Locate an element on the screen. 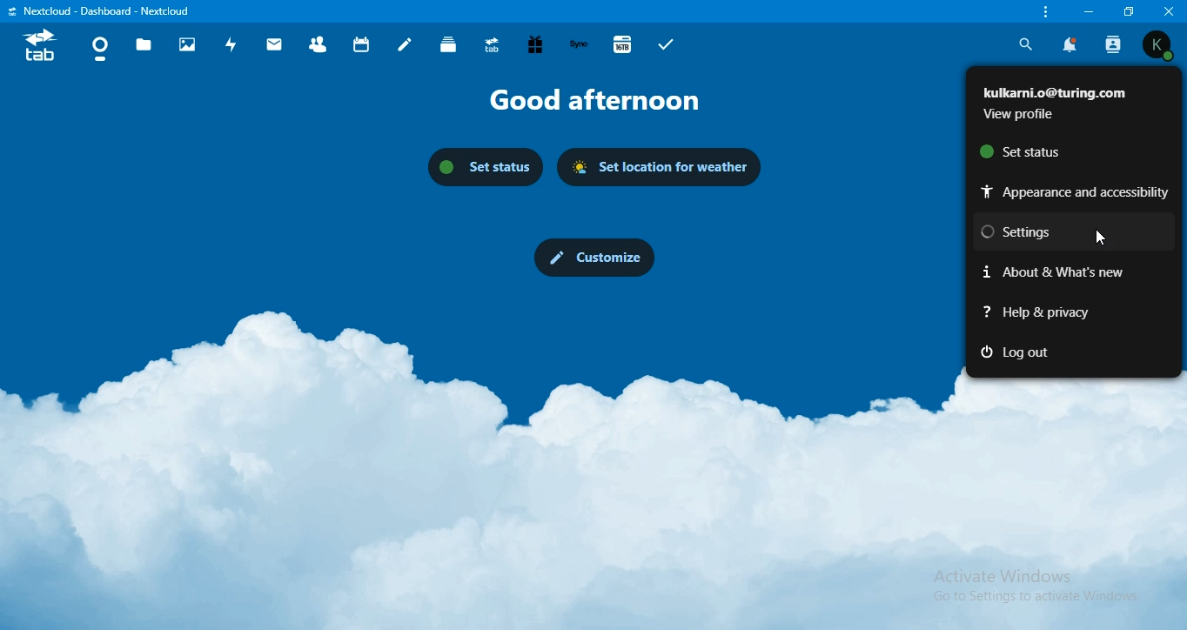 The image size is (1187, 630). view profile is located at coordinates (1158, 45).